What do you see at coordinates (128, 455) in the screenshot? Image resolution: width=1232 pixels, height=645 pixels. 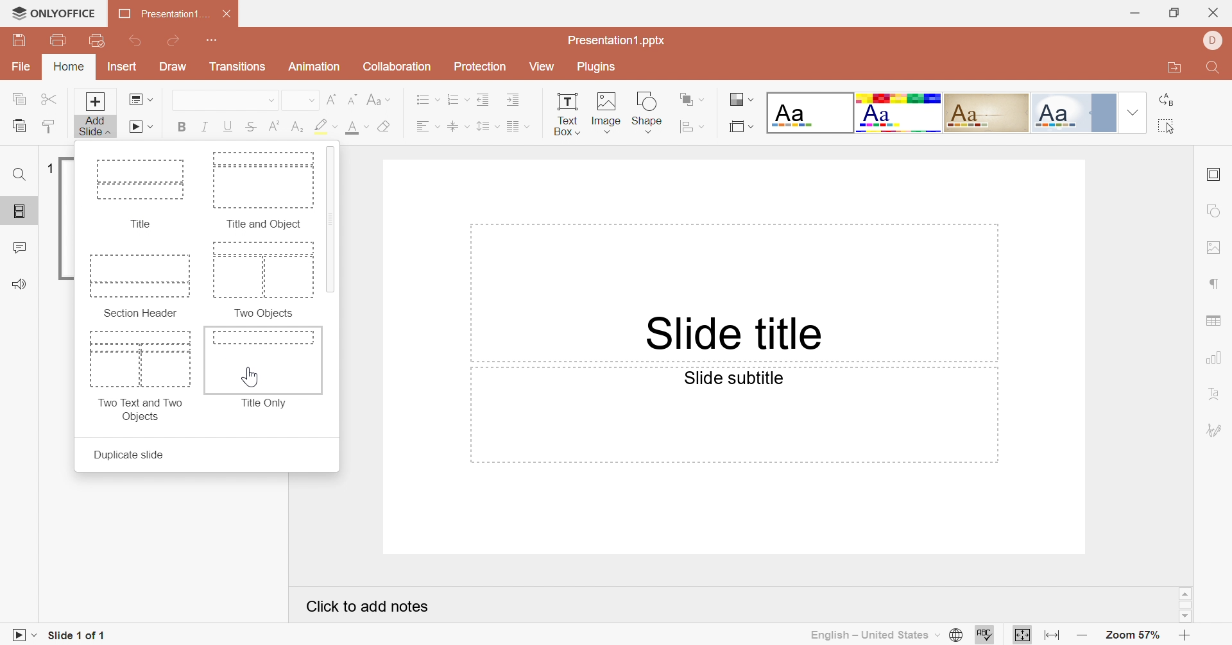 I see `Duplicate slide` at bounding box center [128, 455].